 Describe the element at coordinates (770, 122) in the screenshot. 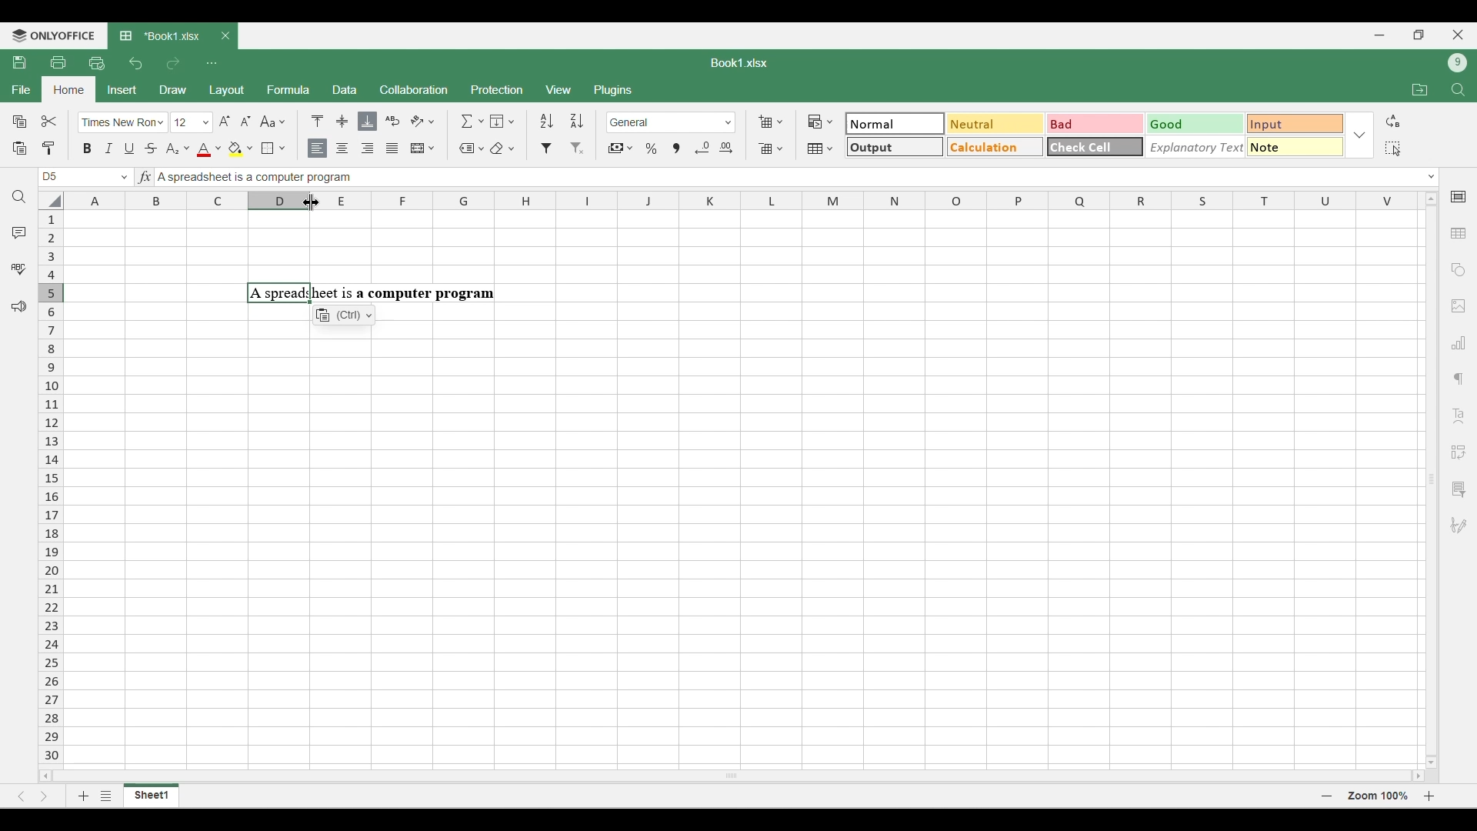

I see `Insert cell options` at that location.